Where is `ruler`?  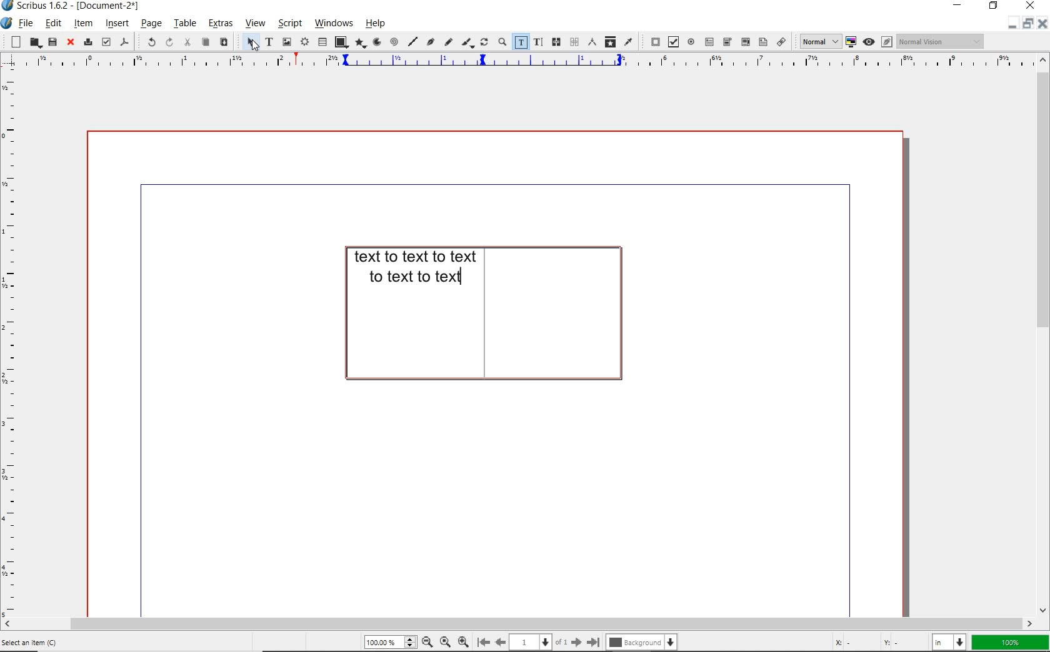 ruler is located at coordinates (13, 343).